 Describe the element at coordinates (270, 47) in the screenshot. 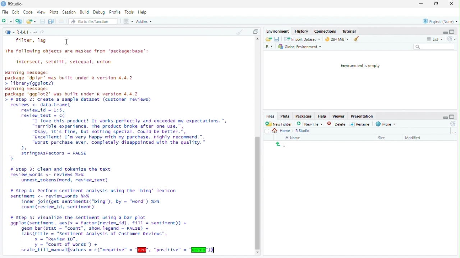

I see `R` at that location.